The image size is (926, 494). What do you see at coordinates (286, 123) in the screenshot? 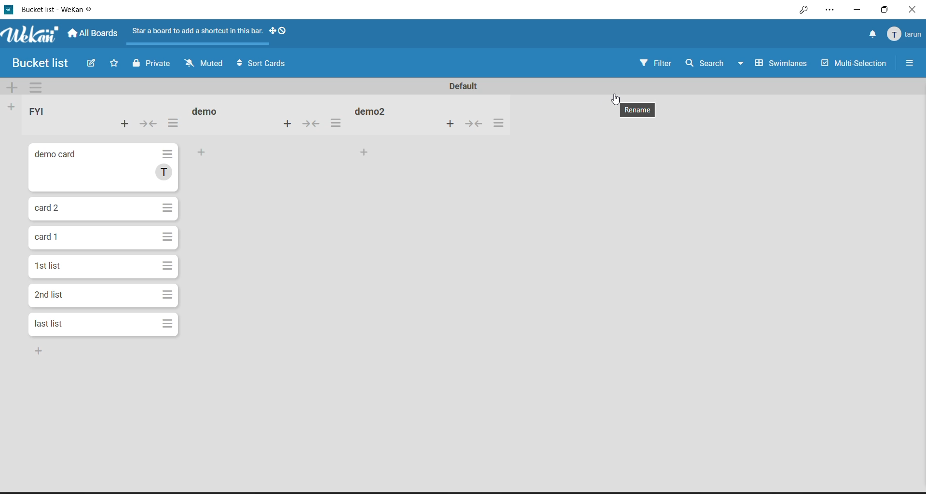
I see `add card to top` at bounding box center [286, 123].